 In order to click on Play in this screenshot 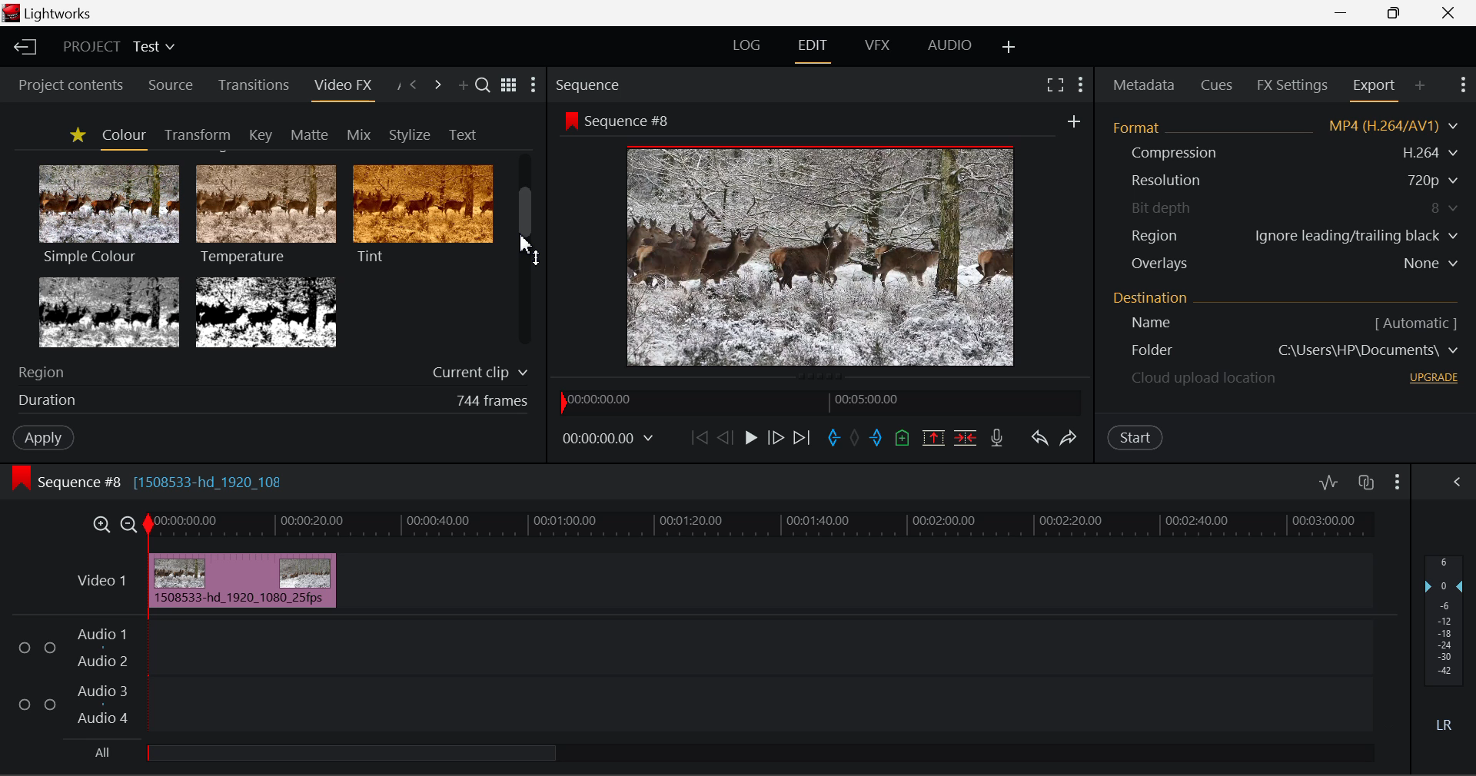, I will do `click(751, 440)`.